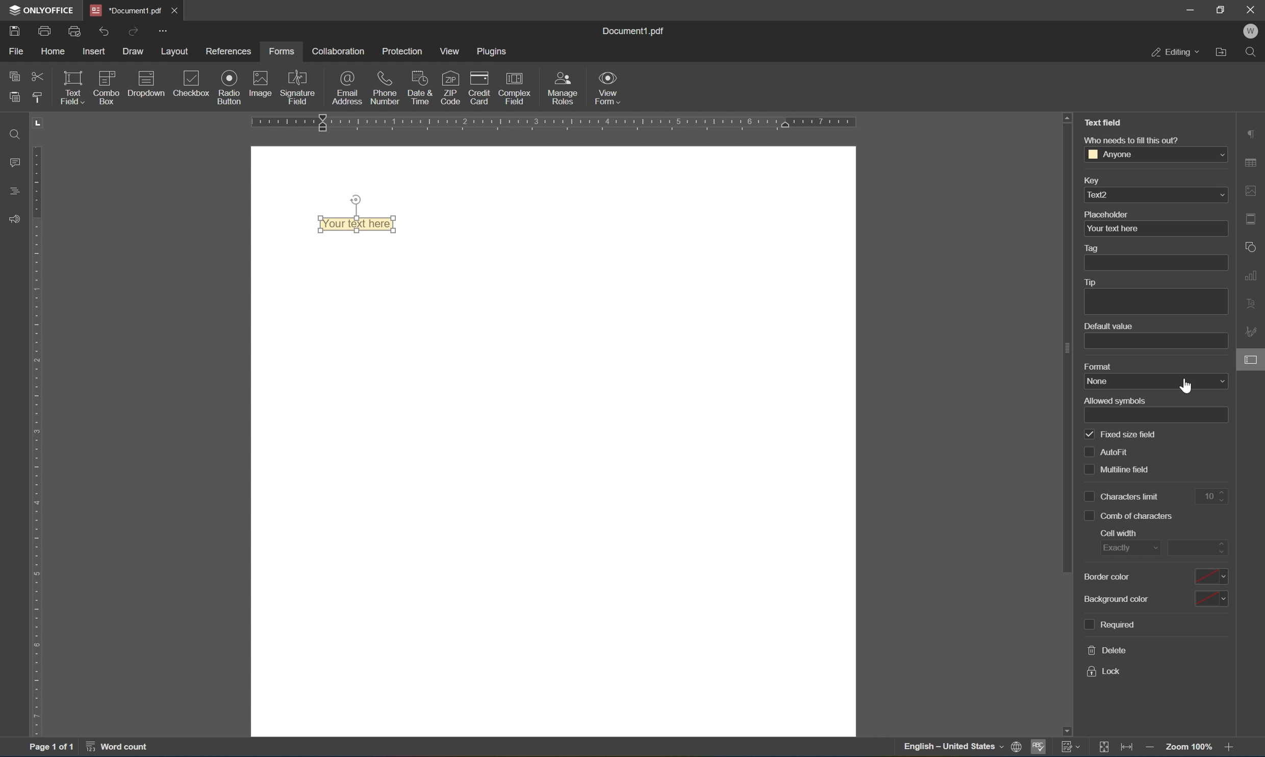 The image size is (1265, 757). Describe the element at coordinates (36, 100) in the screenshot. I see `copy style` at that location.